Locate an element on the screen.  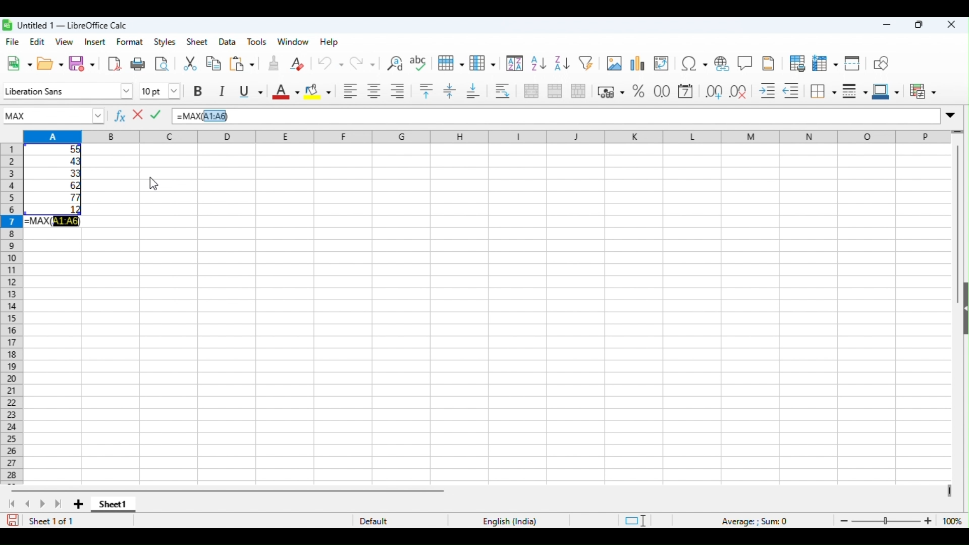
insert is located at coordinates (95, 42).